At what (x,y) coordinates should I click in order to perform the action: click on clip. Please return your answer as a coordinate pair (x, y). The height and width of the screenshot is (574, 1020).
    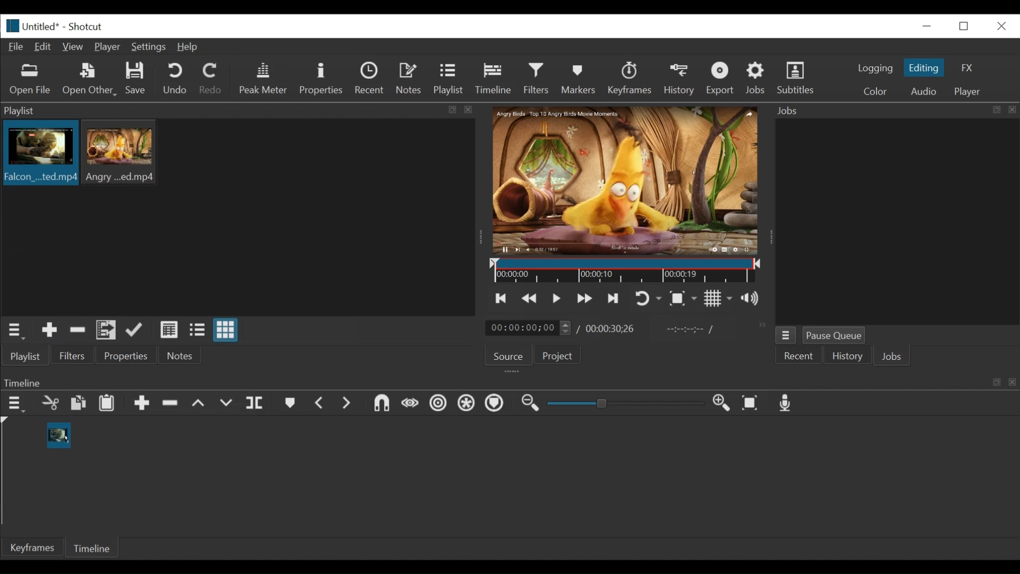
    Looking at the image, I should click on (122, 151).